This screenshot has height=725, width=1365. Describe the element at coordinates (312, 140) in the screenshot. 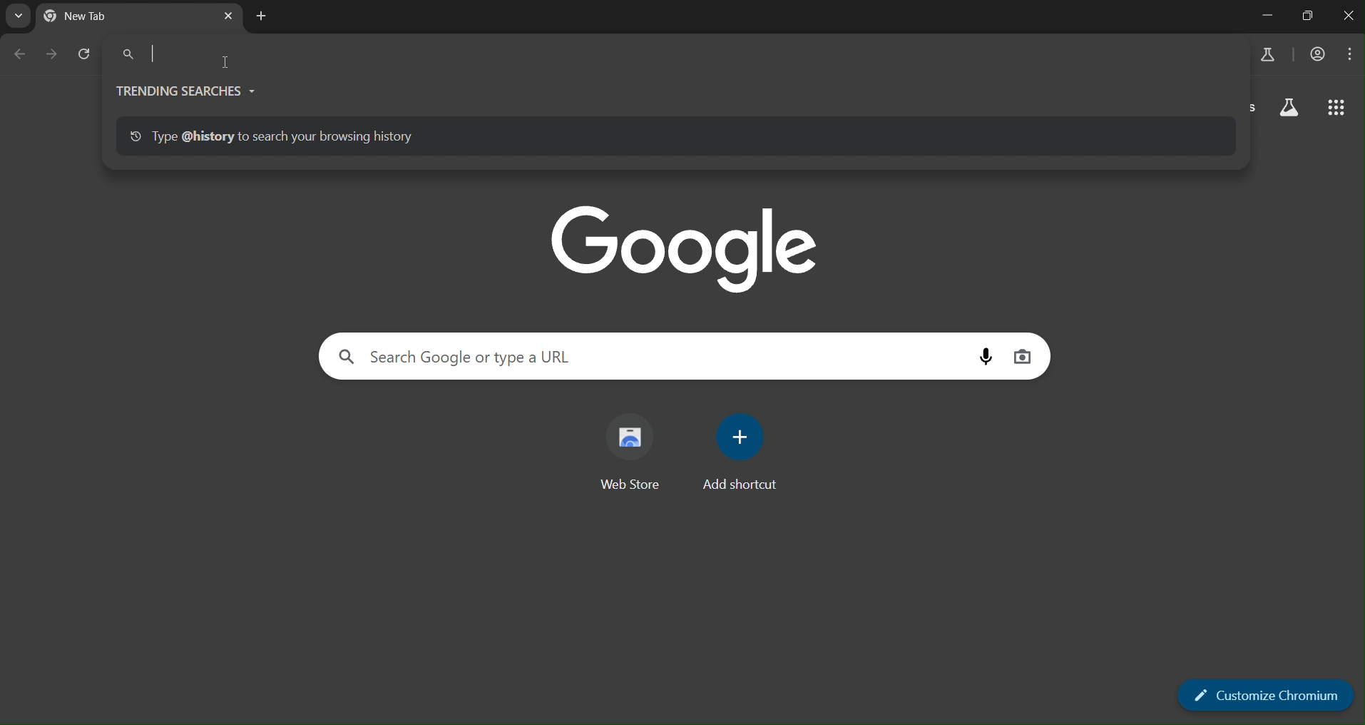

I see `type @history to search your browsing history` at that location.